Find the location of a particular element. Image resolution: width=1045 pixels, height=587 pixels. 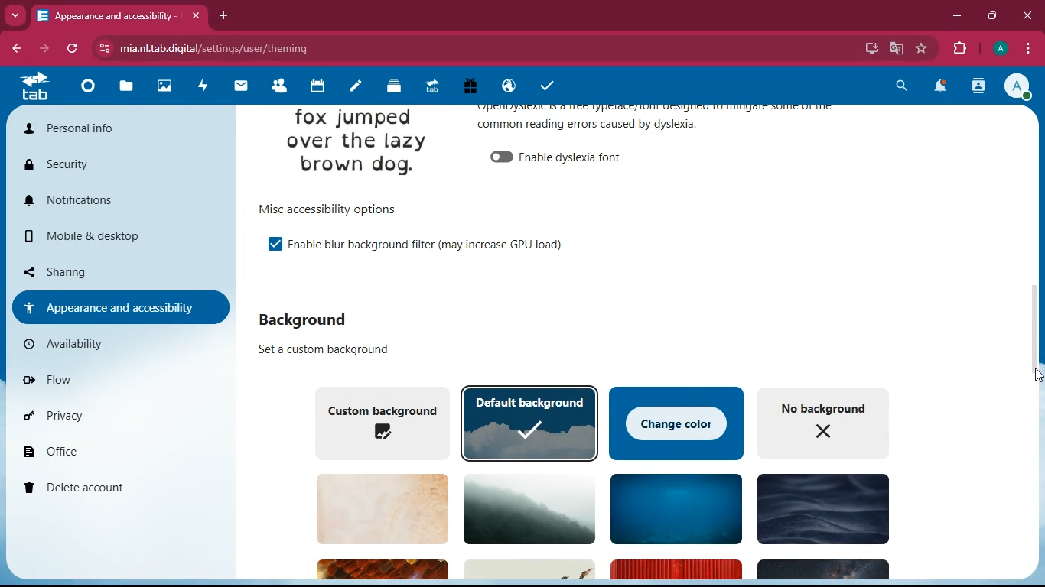

custom is located at coordinates (379, 422).